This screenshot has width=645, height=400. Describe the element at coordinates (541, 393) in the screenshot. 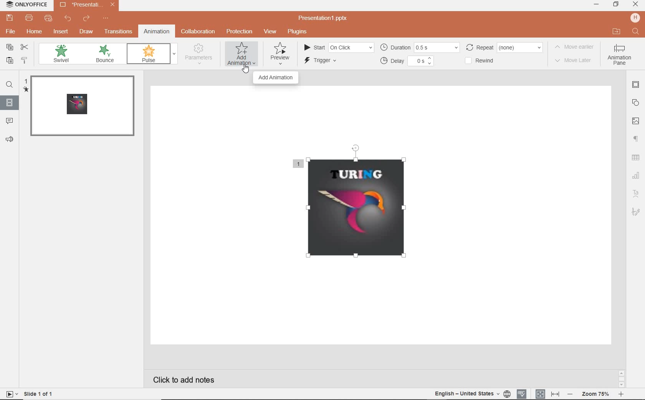

I see `fit to slide` at that location.